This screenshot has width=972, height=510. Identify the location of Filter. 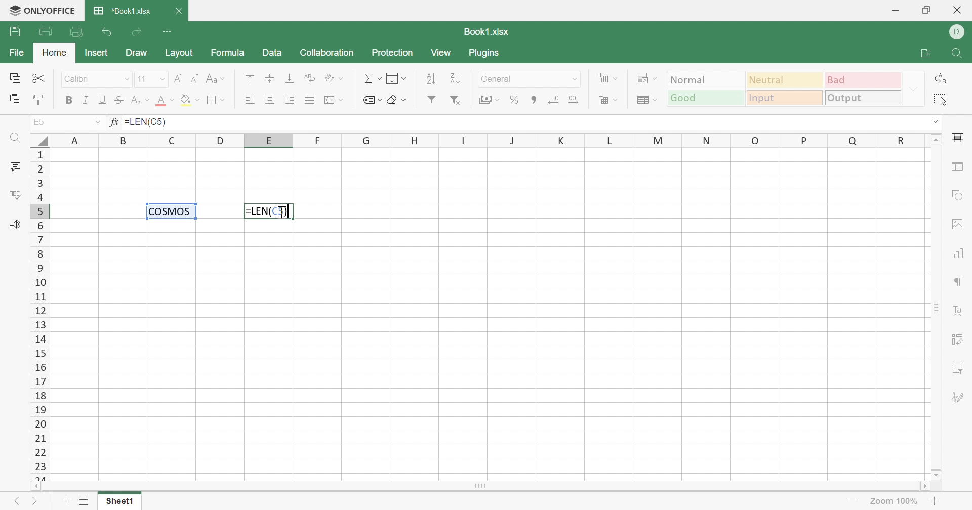
(431, 100).